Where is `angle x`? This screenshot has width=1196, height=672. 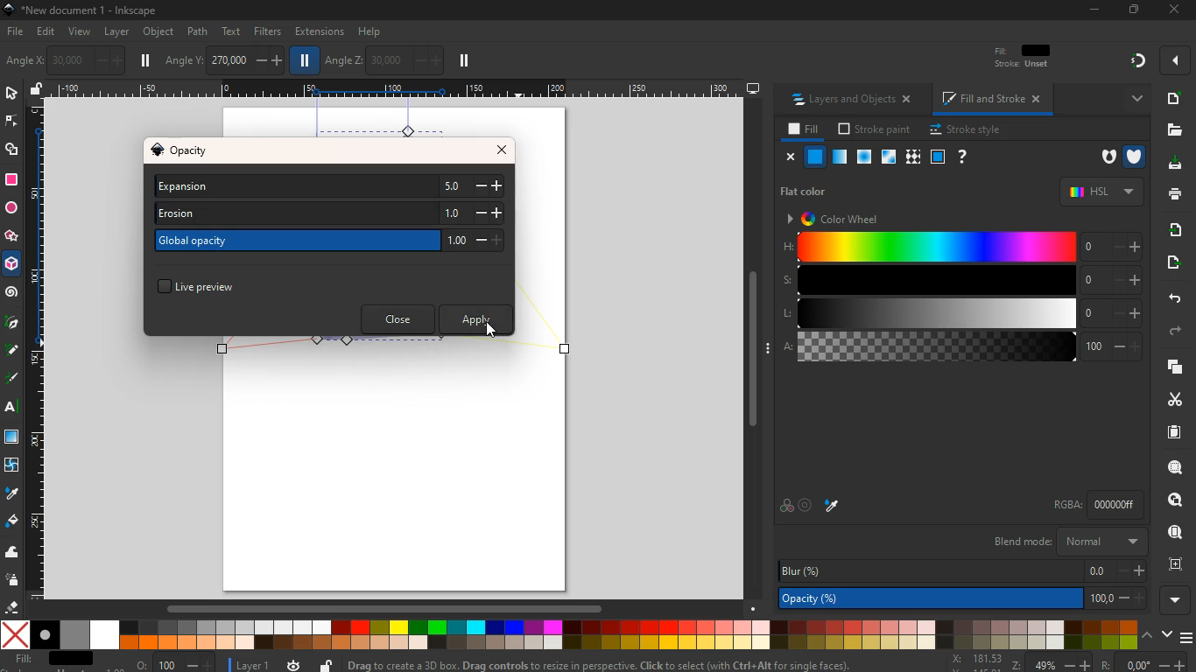
angle x is located at coordinates (78, 59).